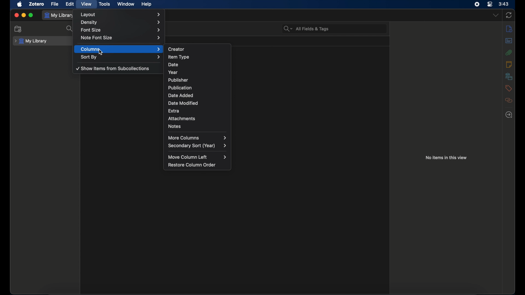 This screenshot has height=295, width=525. Describe the element at coordinates (508, 76) in the screenshot. I see `libraries` at that location.